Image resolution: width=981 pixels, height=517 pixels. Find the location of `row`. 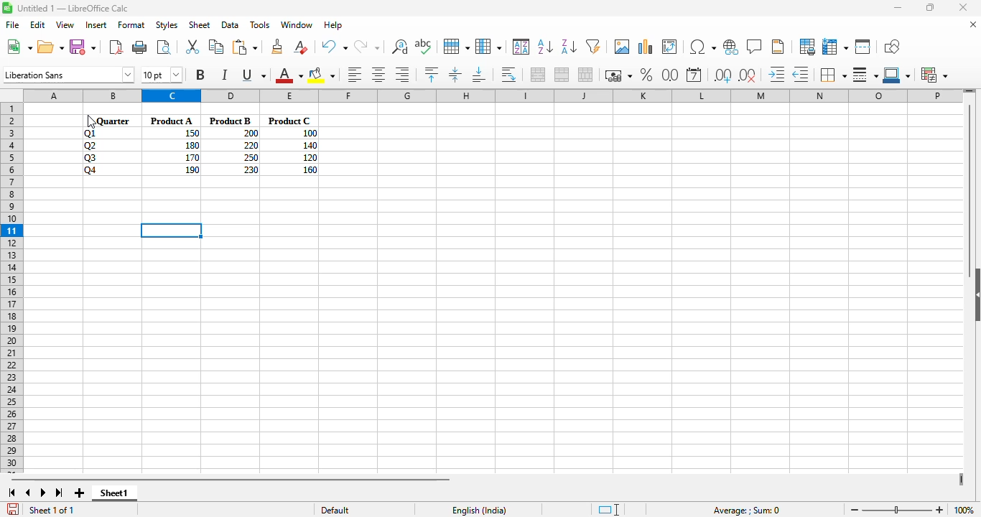

row is located at coordinates (457, 47).